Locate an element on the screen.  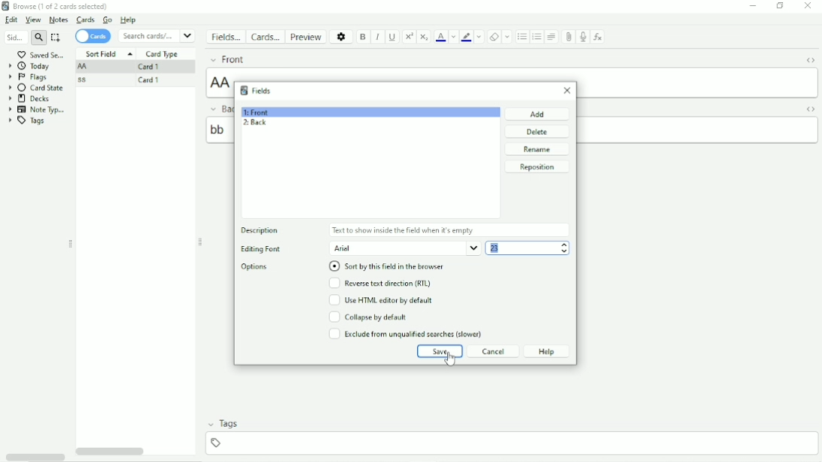
Text color is located at coordinates (440, 36).